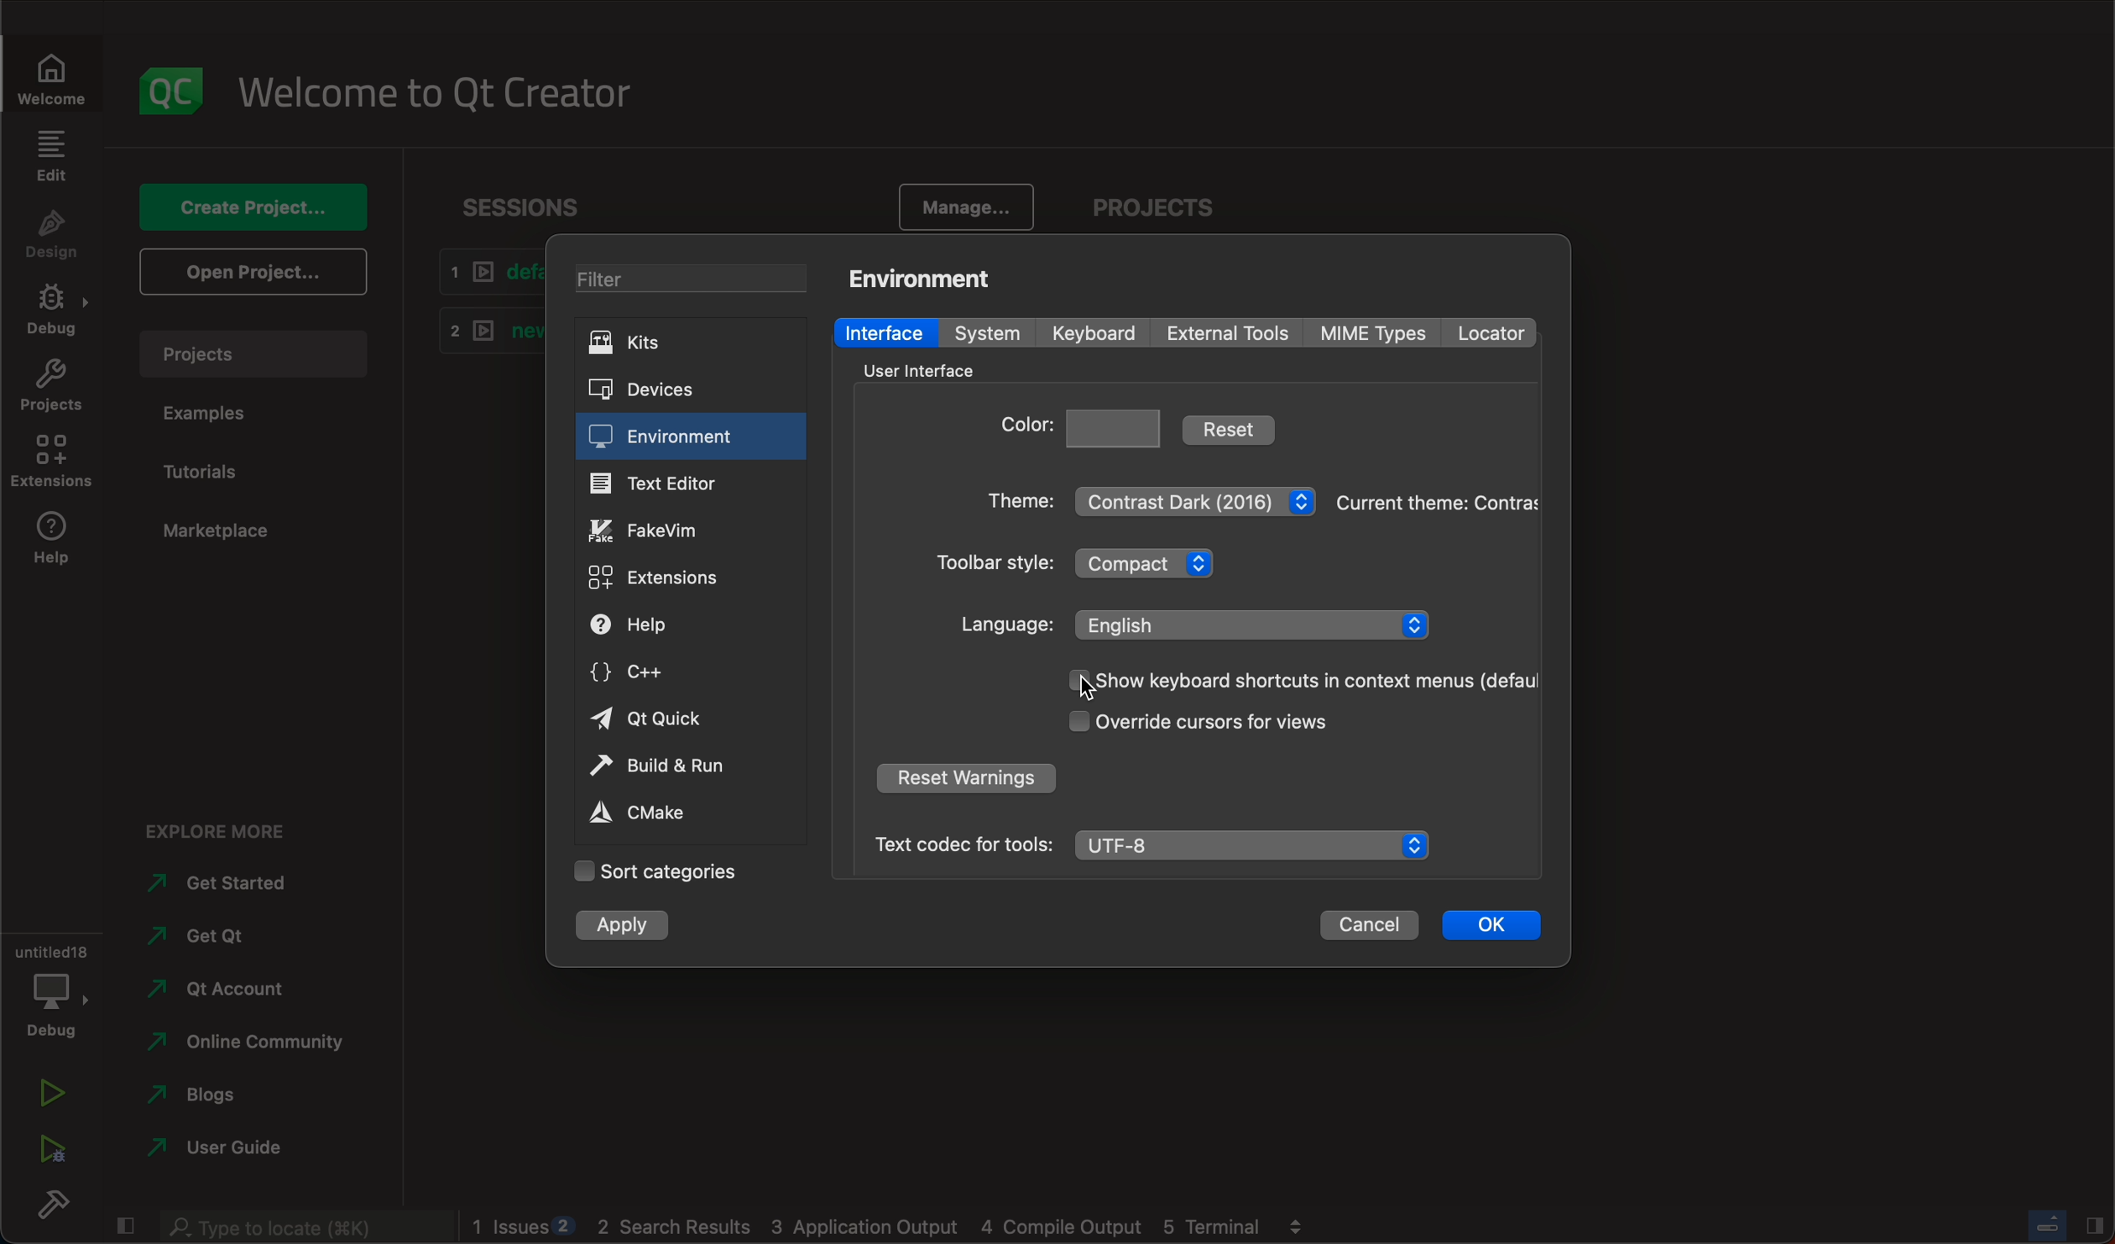  What do you see at coordinates (1381, 333) in the screenshot?
I see `types` at bounding box center [1381, 333].